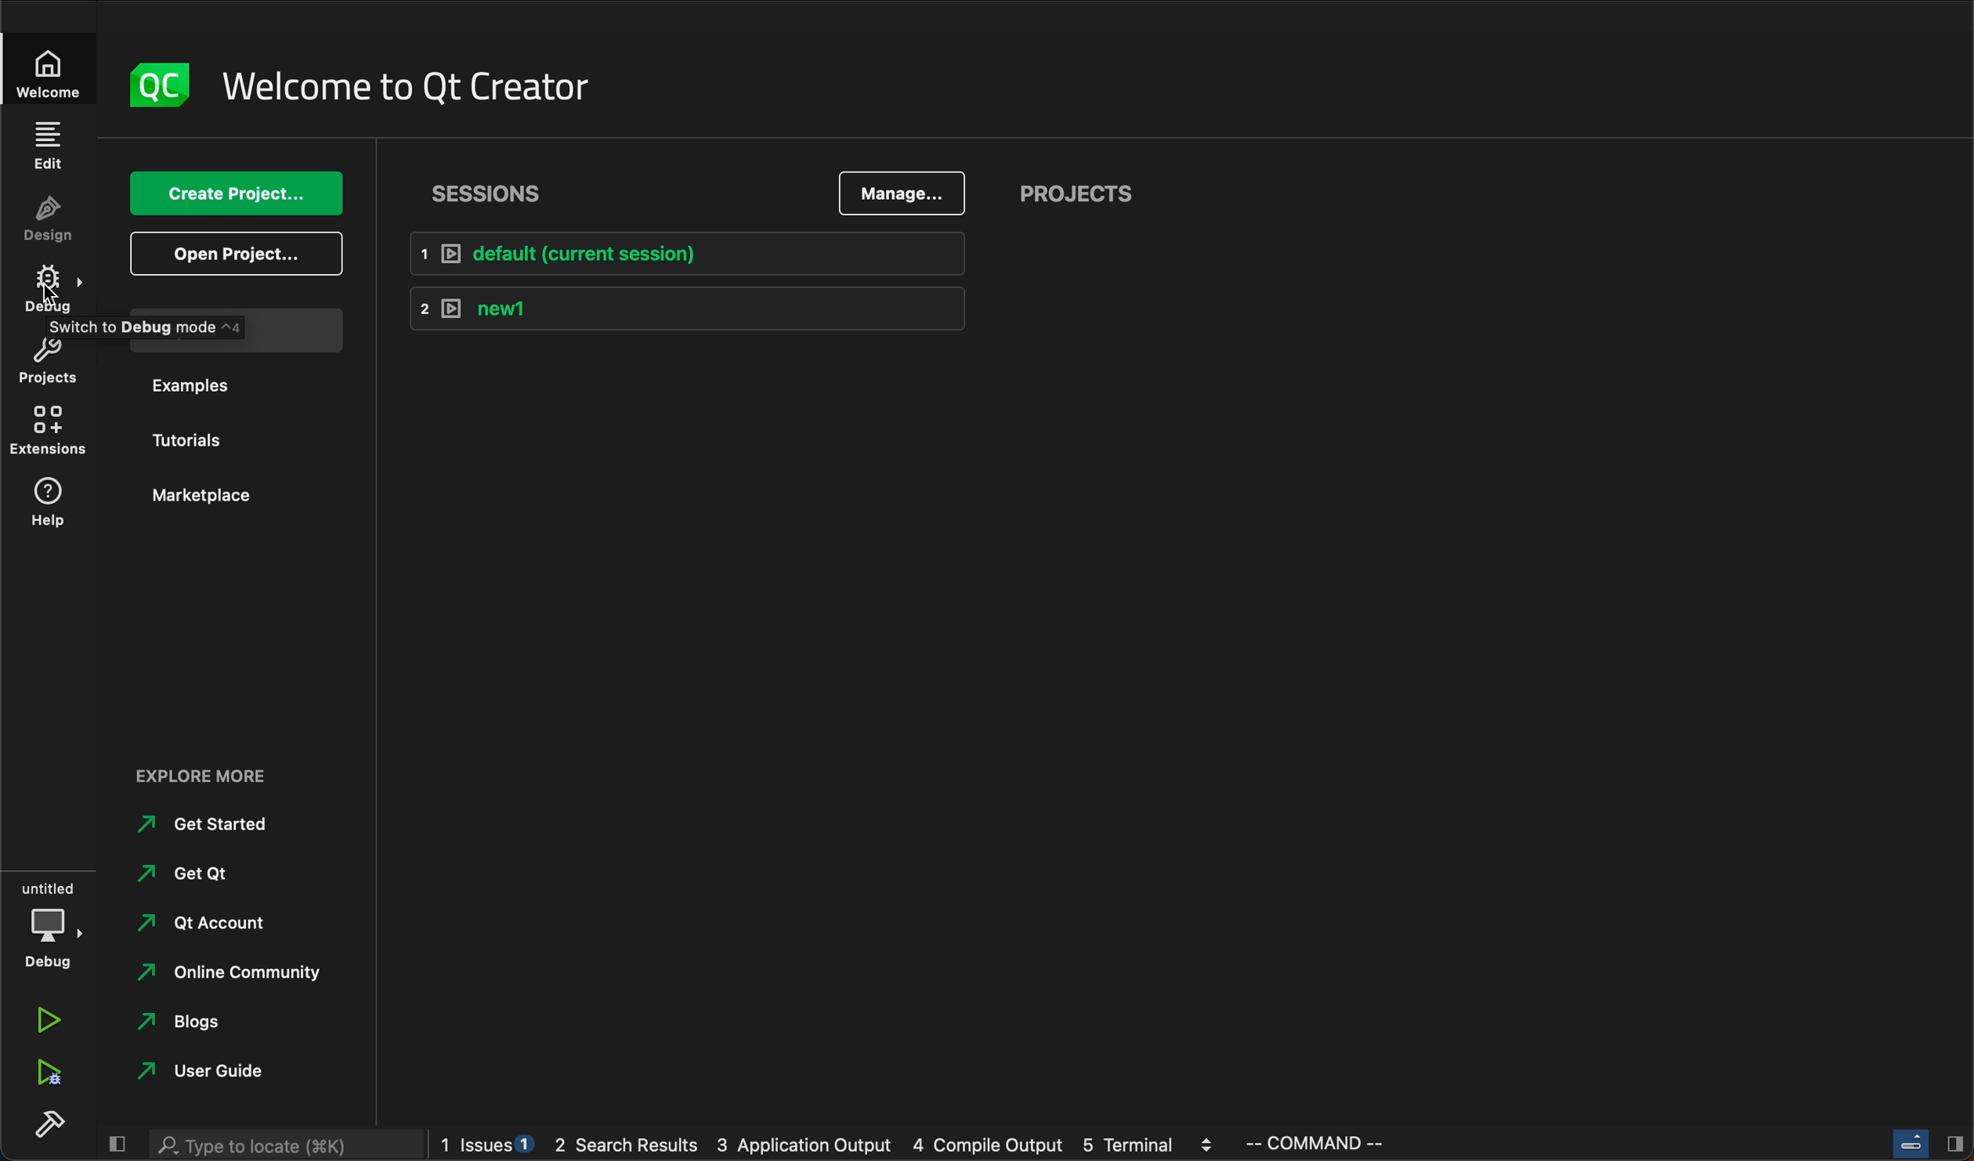  Describe the element at coordinates (204, 383) in the screenshot. I see `examples` at that location.